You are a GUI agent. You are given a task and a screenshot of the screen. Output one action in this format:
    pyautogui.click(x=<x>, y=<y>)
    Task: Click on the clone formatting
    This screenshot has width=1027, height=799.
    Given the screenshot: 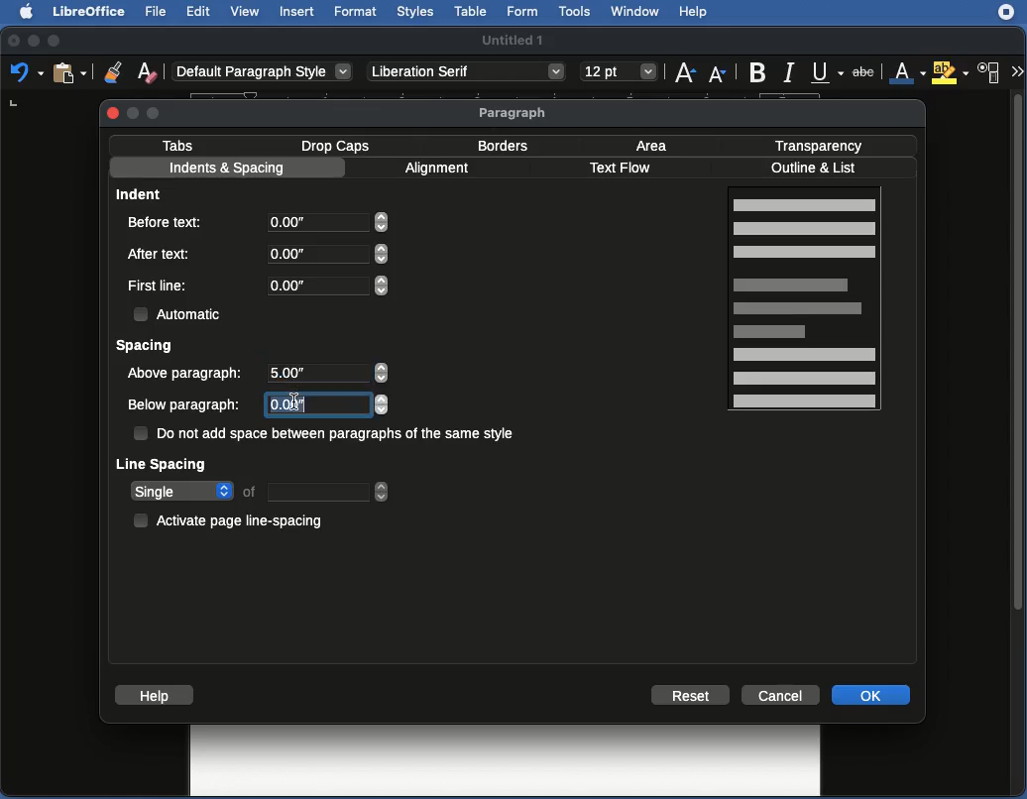 What is the action you would take?
    pyautogui.click(x=107, y=71)
    